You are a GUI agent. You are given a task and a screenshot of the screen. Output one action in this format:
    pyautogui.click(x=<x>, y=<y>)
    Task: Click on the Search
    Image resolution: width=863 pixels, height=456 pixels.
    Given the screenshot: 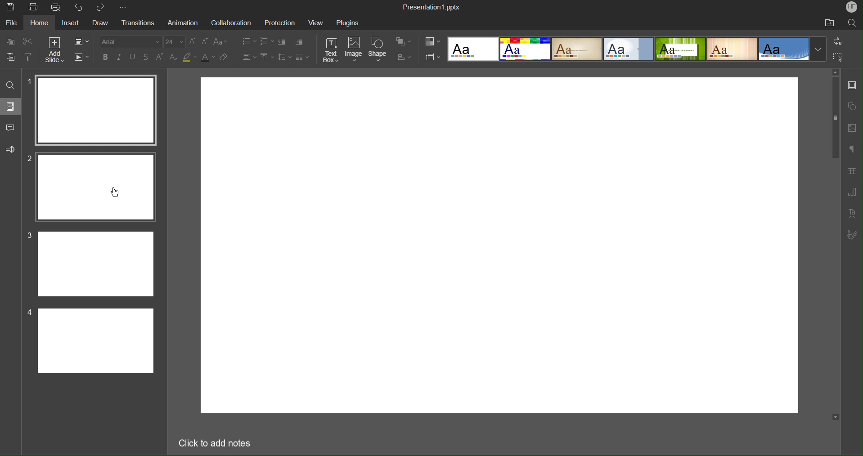 What is the action you would take?
    pyautogui.click(x=853, y=23)
    